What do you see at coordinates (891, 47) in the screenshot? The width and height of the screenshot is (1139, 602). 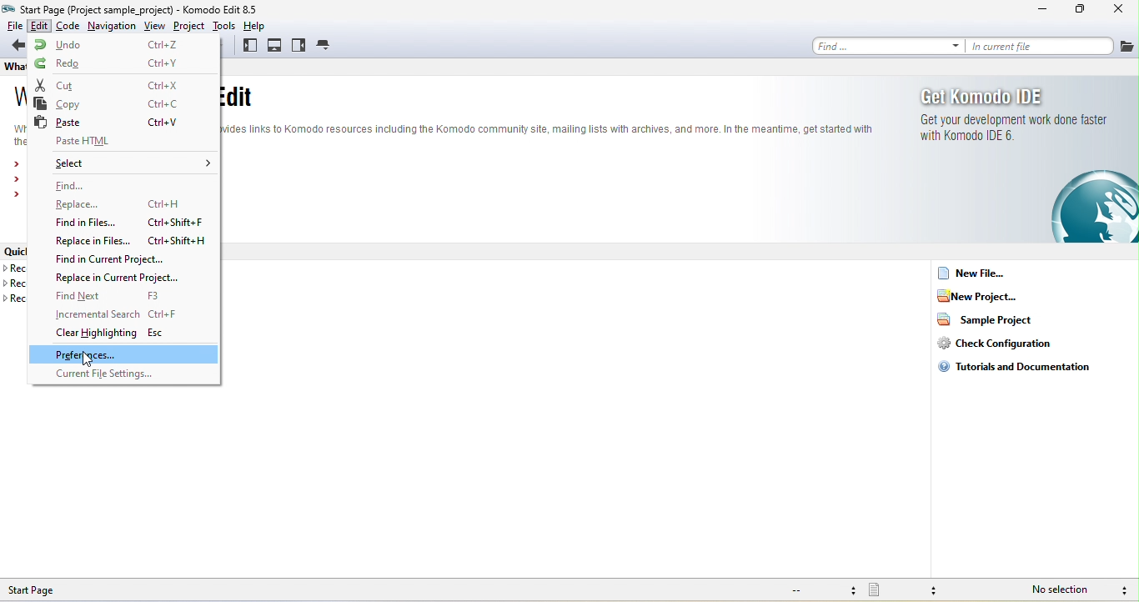 I see `find` at bounding box center [891, 47].